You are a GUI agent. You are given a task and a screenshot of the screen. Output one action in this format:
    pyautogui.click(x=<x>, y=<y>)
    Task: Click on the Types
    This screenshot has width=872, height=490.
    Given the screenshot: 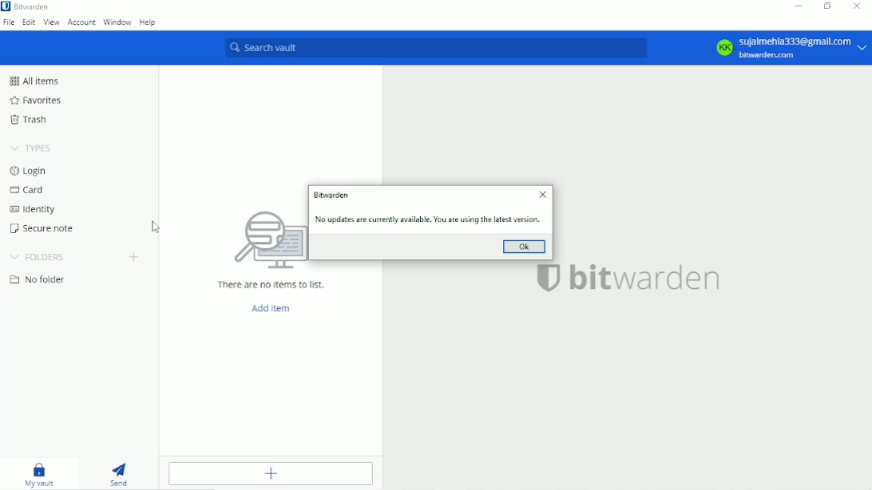 What is the action you would take?
    pyautogui.click(x=29, y=147)
    